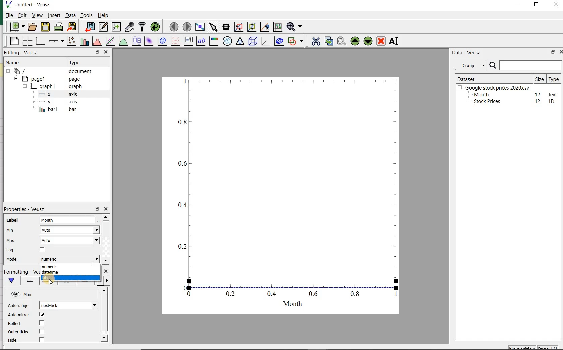 The width and height of the screenshot is (563, 350). What do you see at coordinates (57, 102) in the screenshot?
I see `y-axis` at bounding box center [57, 102].